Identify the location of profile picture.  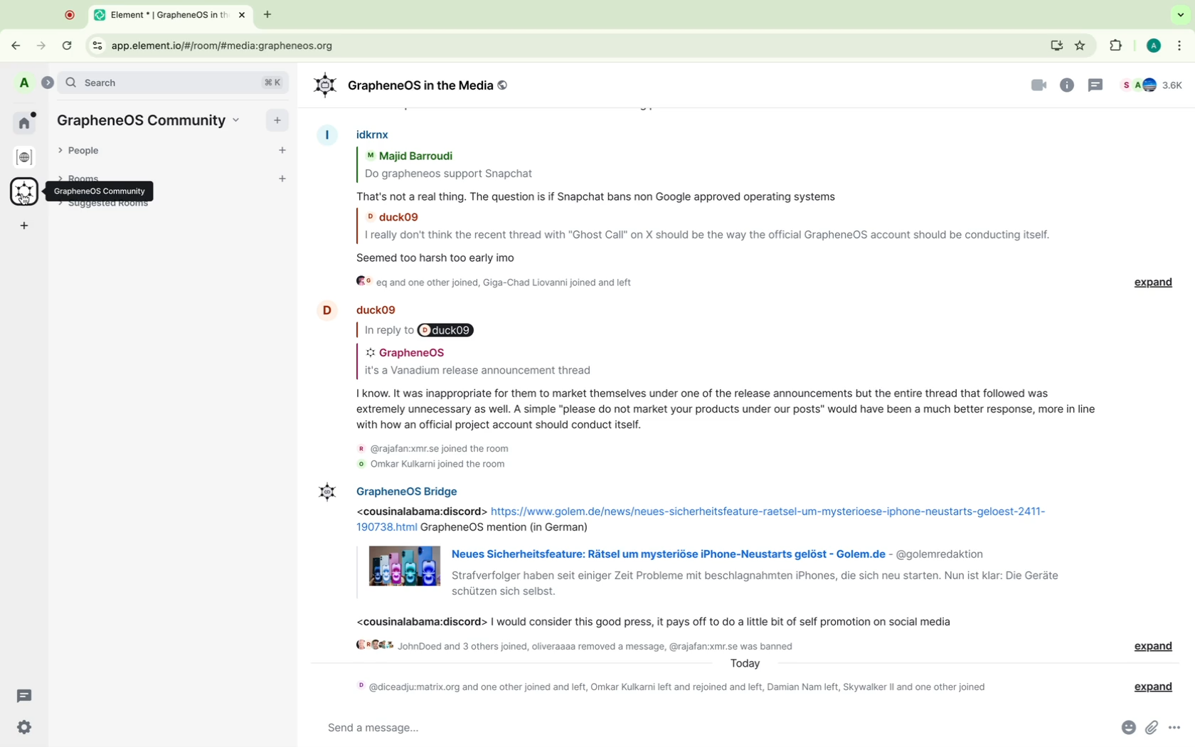
(324, 492).